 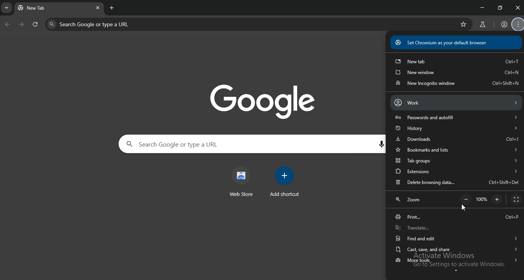 What do you see at coordinates (482, 200) in the screenshot?
I see `100%` at bounding box center [482, 200].